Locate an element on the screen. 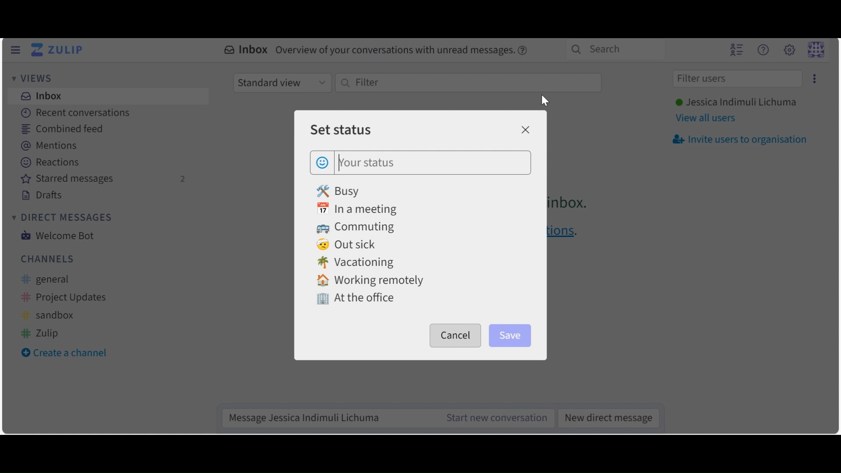 Image resolution: width=841 pixels, height=473 pixels. Save is located at coordinates (511, 334).